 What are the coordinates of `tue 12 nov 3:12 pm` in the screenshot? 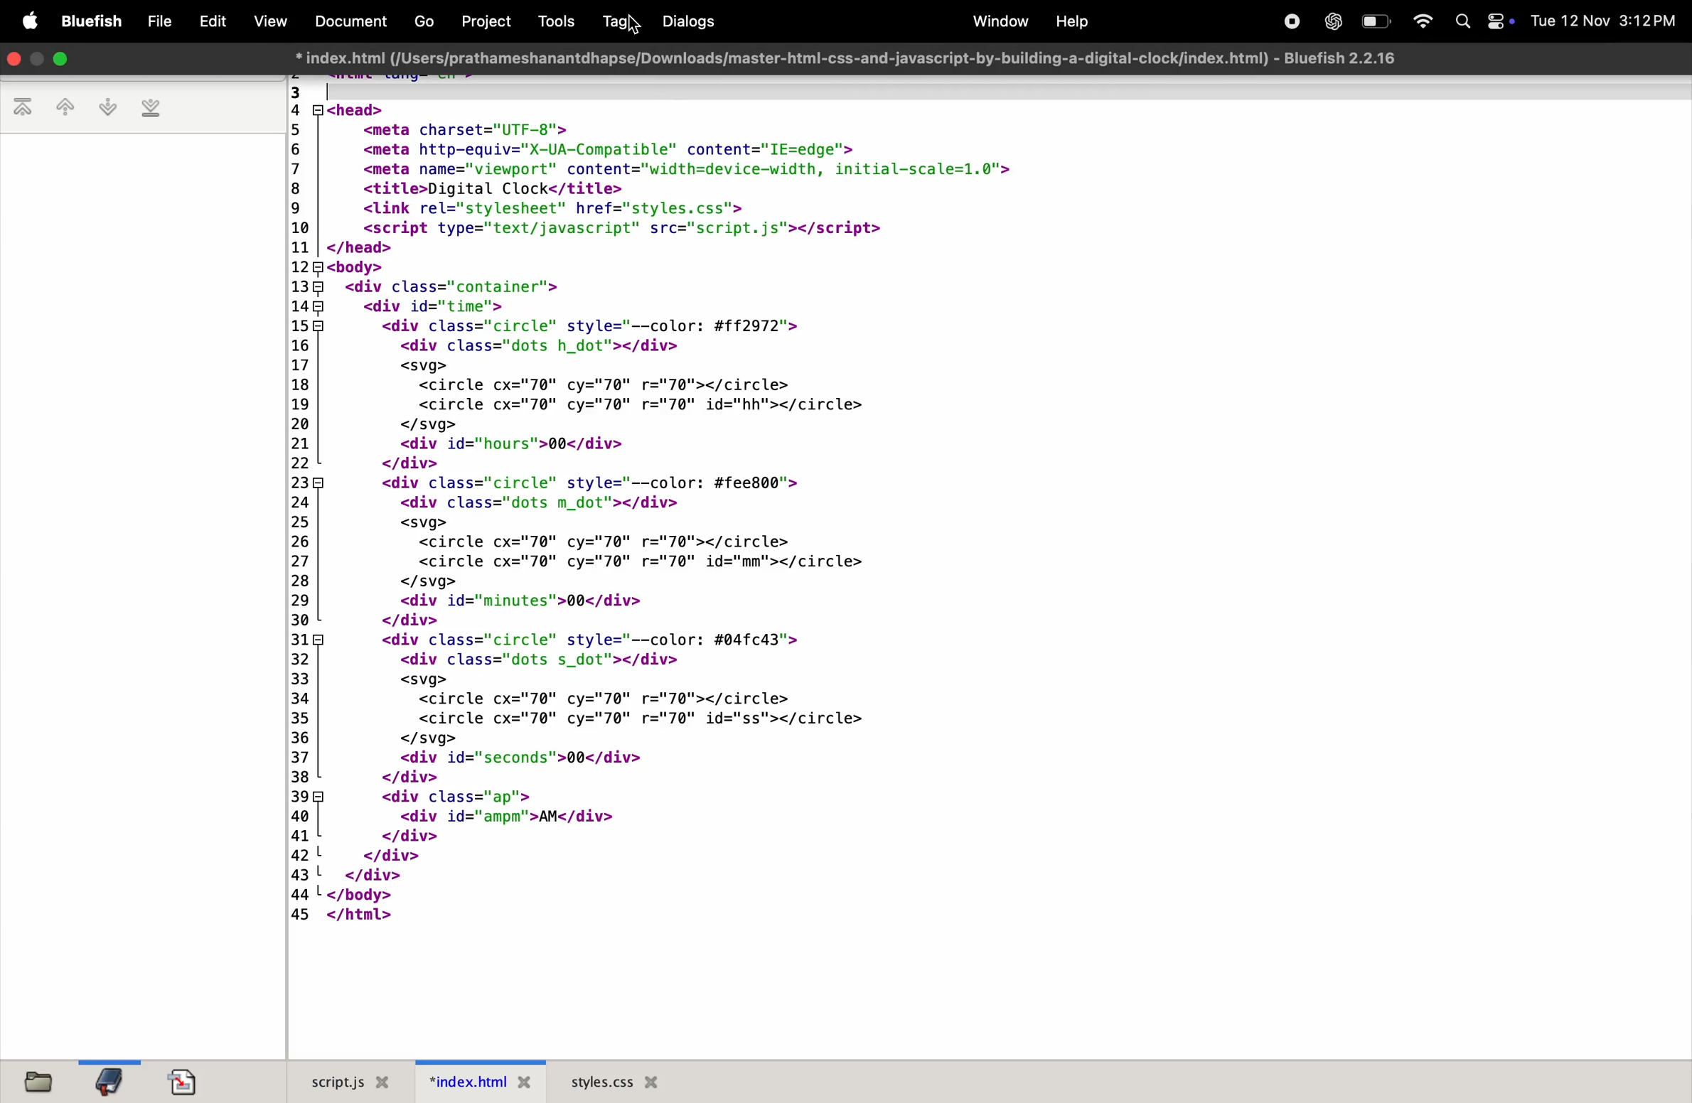 It's located at (1604, 21).